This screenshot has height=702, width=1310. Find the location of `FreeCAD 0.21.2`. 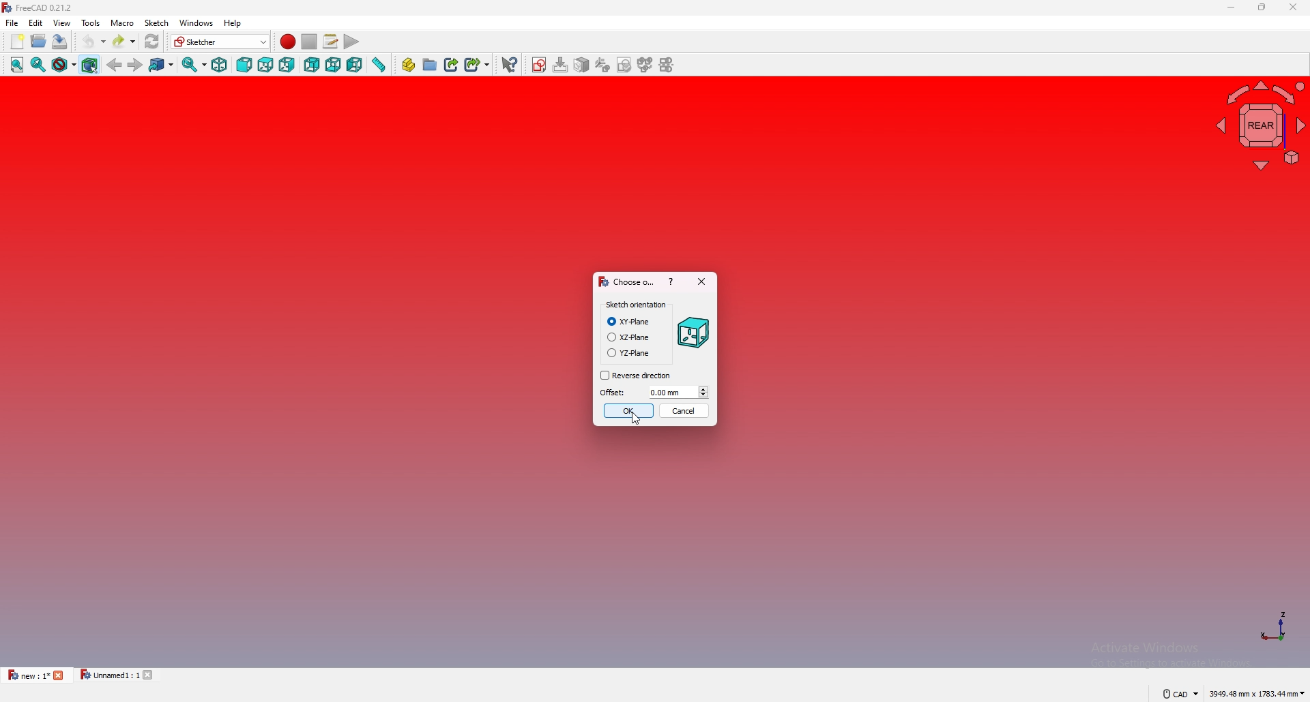

FreeCAD 0.21.2 is located at coordinates (39, 7).